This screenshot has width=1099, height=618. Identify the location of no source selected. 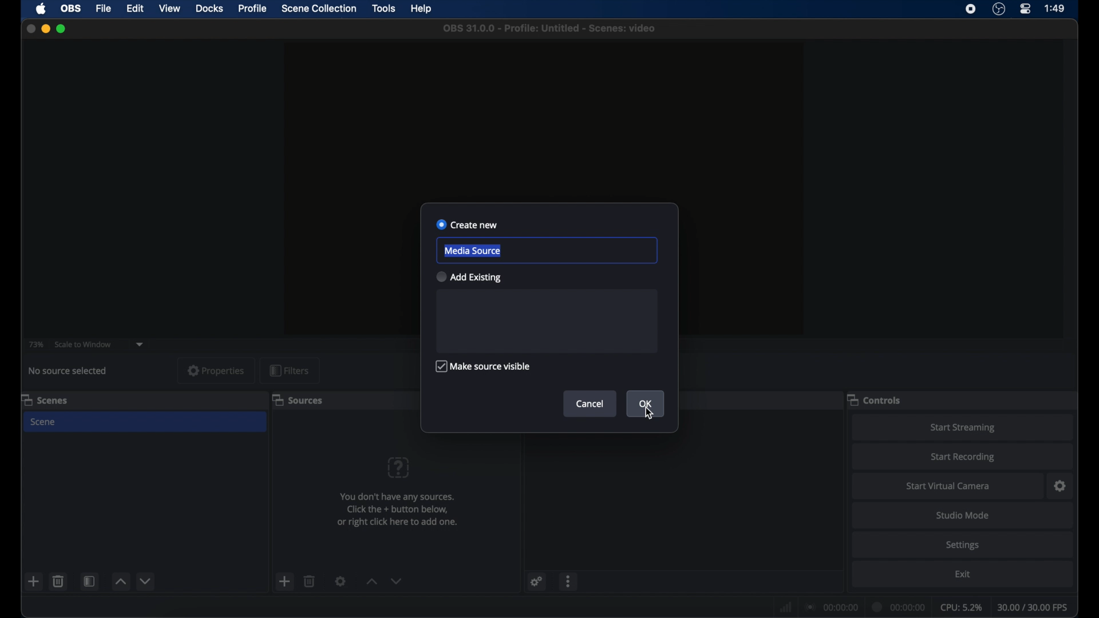
(68, 371).